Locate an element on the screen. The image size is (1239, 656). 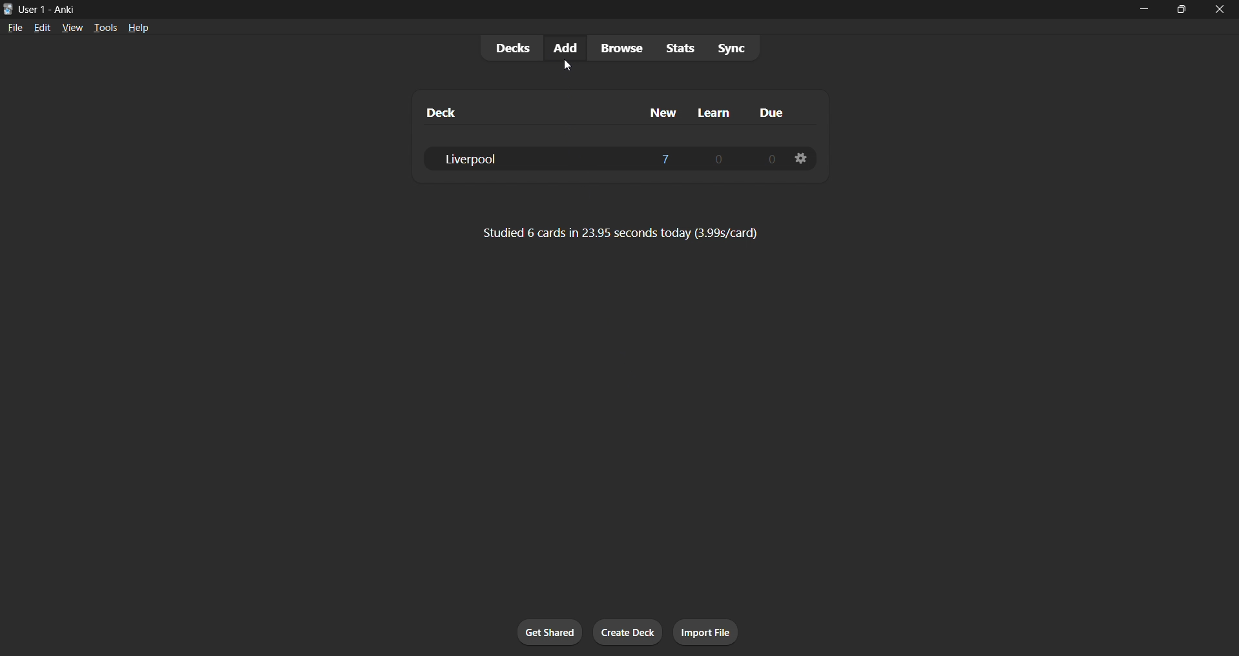
deck settings is located at coordinates (800, 158).